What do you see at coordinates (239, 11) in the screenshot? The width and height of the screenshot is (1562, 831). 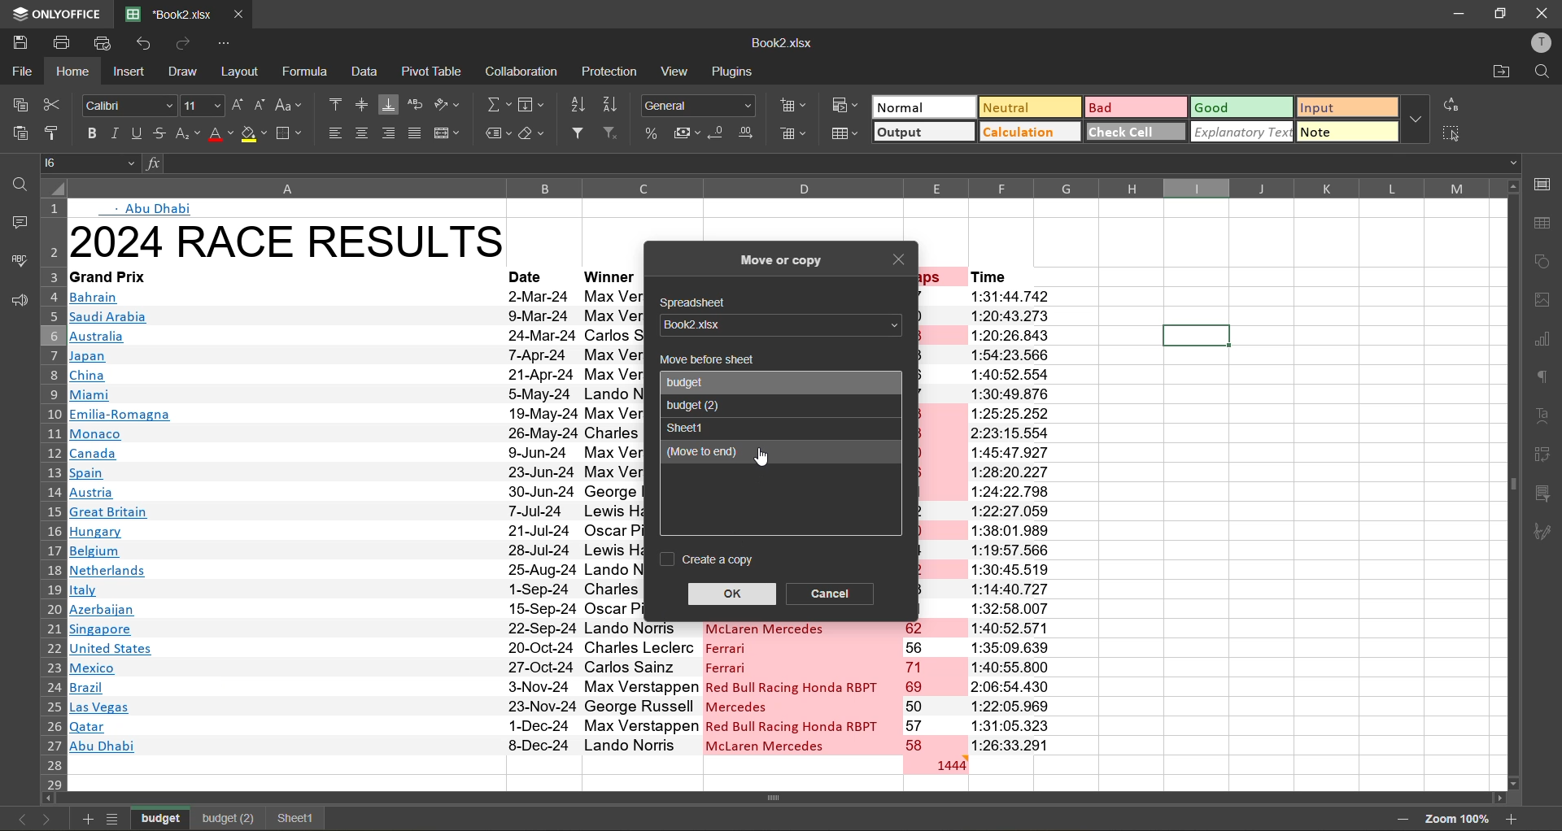 I see `close tab` at bounding box center [239, 11].